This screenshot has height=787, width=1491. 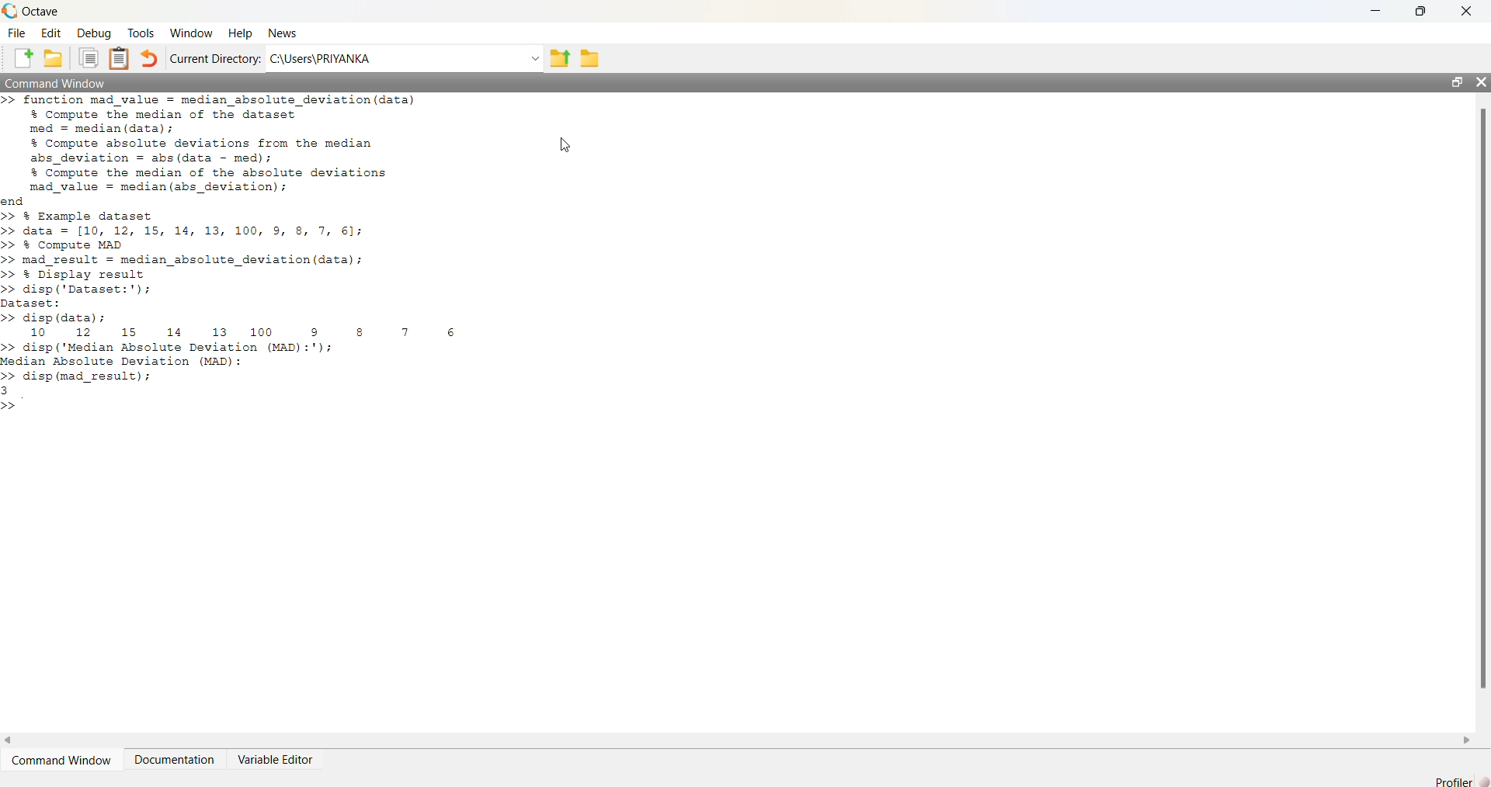 I want to click on Documentation, so click(x=172, y=759).